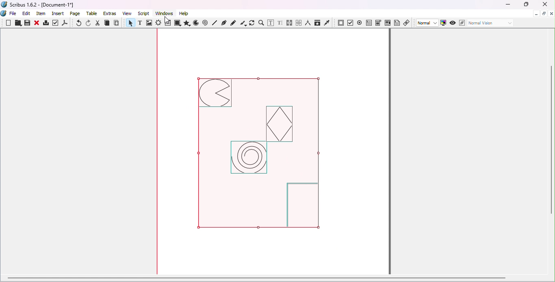 The height and width of the screenshot is (282, 555). What do you see at coordinates (167, 23) in the screenshot?
I see `Table` at bounding box center [167, 23].